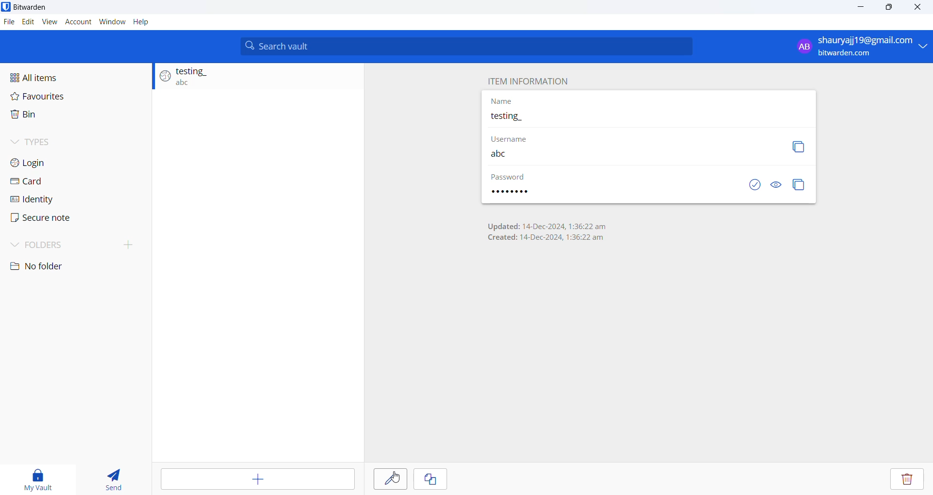  What do you see at coordinates (42, 477) in the screenshot?
I see `My vault` at bounding box center [42, 477].